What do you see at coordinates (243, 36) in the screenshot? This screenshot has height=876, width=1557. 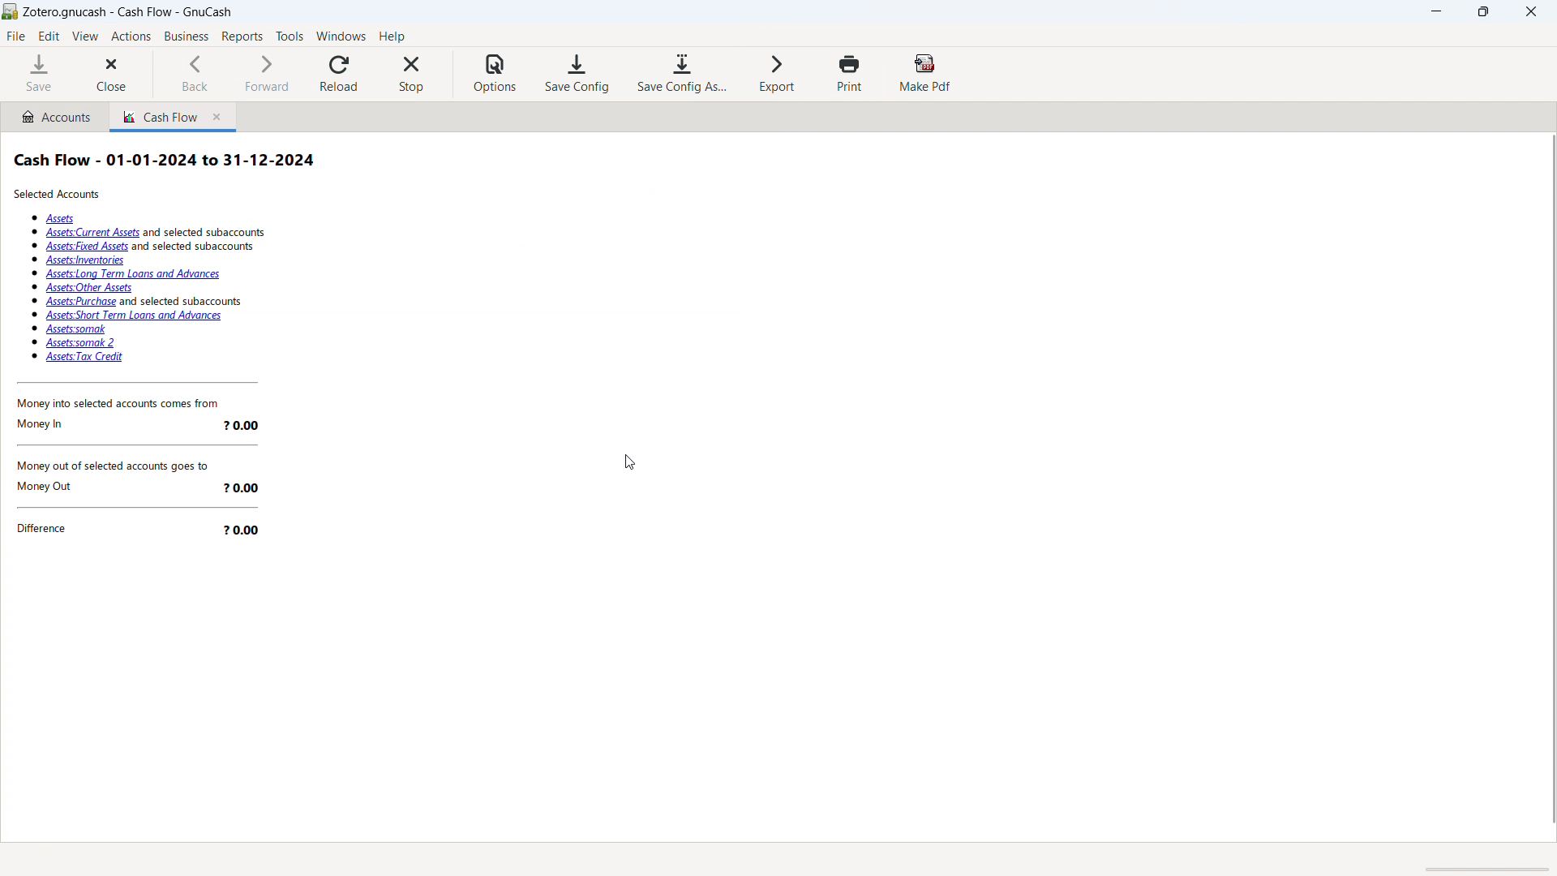 I see `reports` at bounding box center [243, 36].